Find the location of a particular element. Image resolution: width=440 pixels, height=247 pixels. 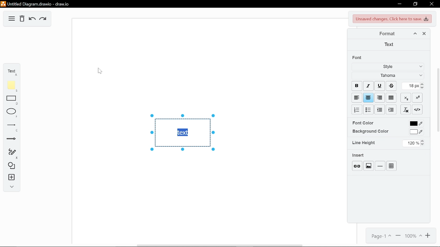

close is located at coordinates (423, 34).